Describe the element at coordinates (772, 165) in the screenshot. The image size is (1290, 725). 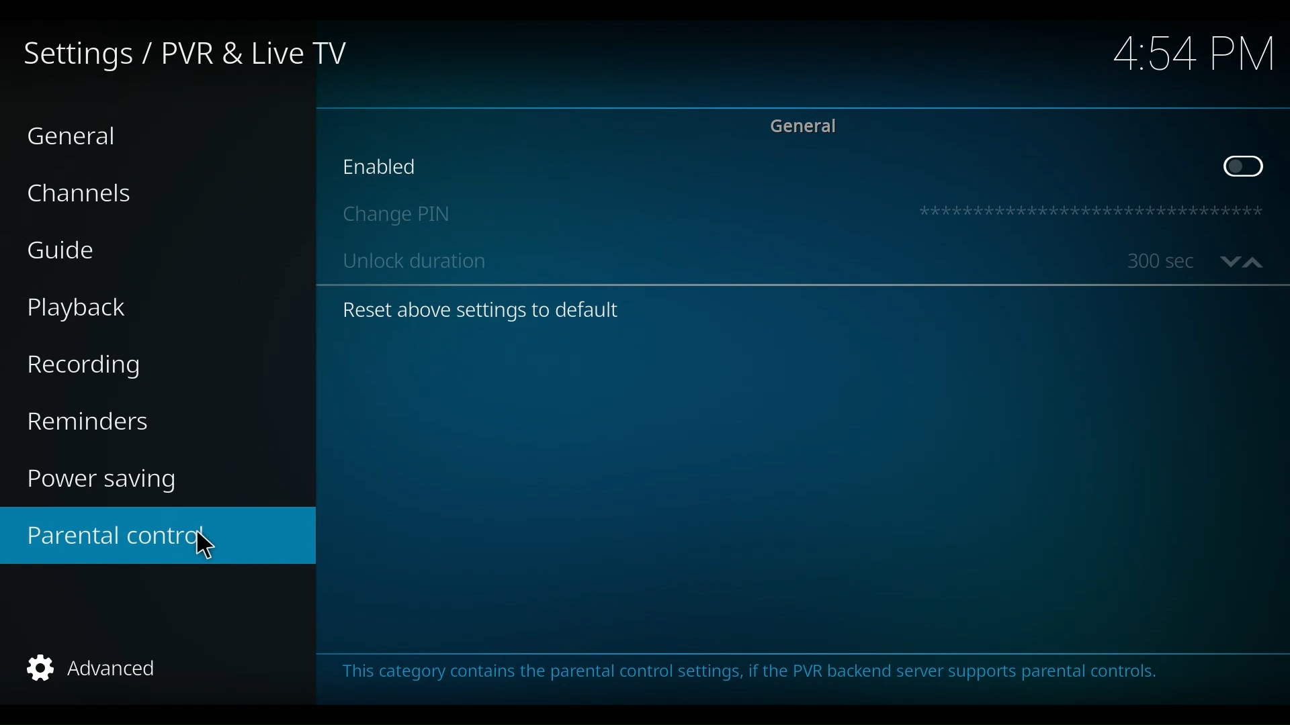
I see `Enabled` at that location.